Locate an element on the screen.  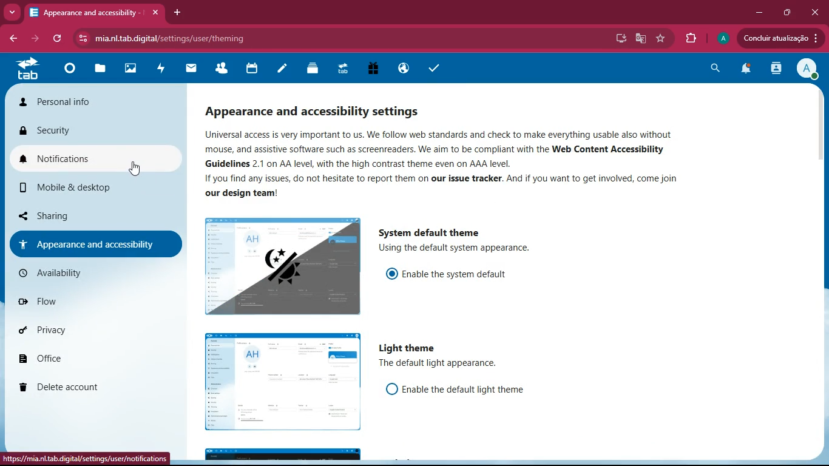
home is located at coordinates (67, 74).